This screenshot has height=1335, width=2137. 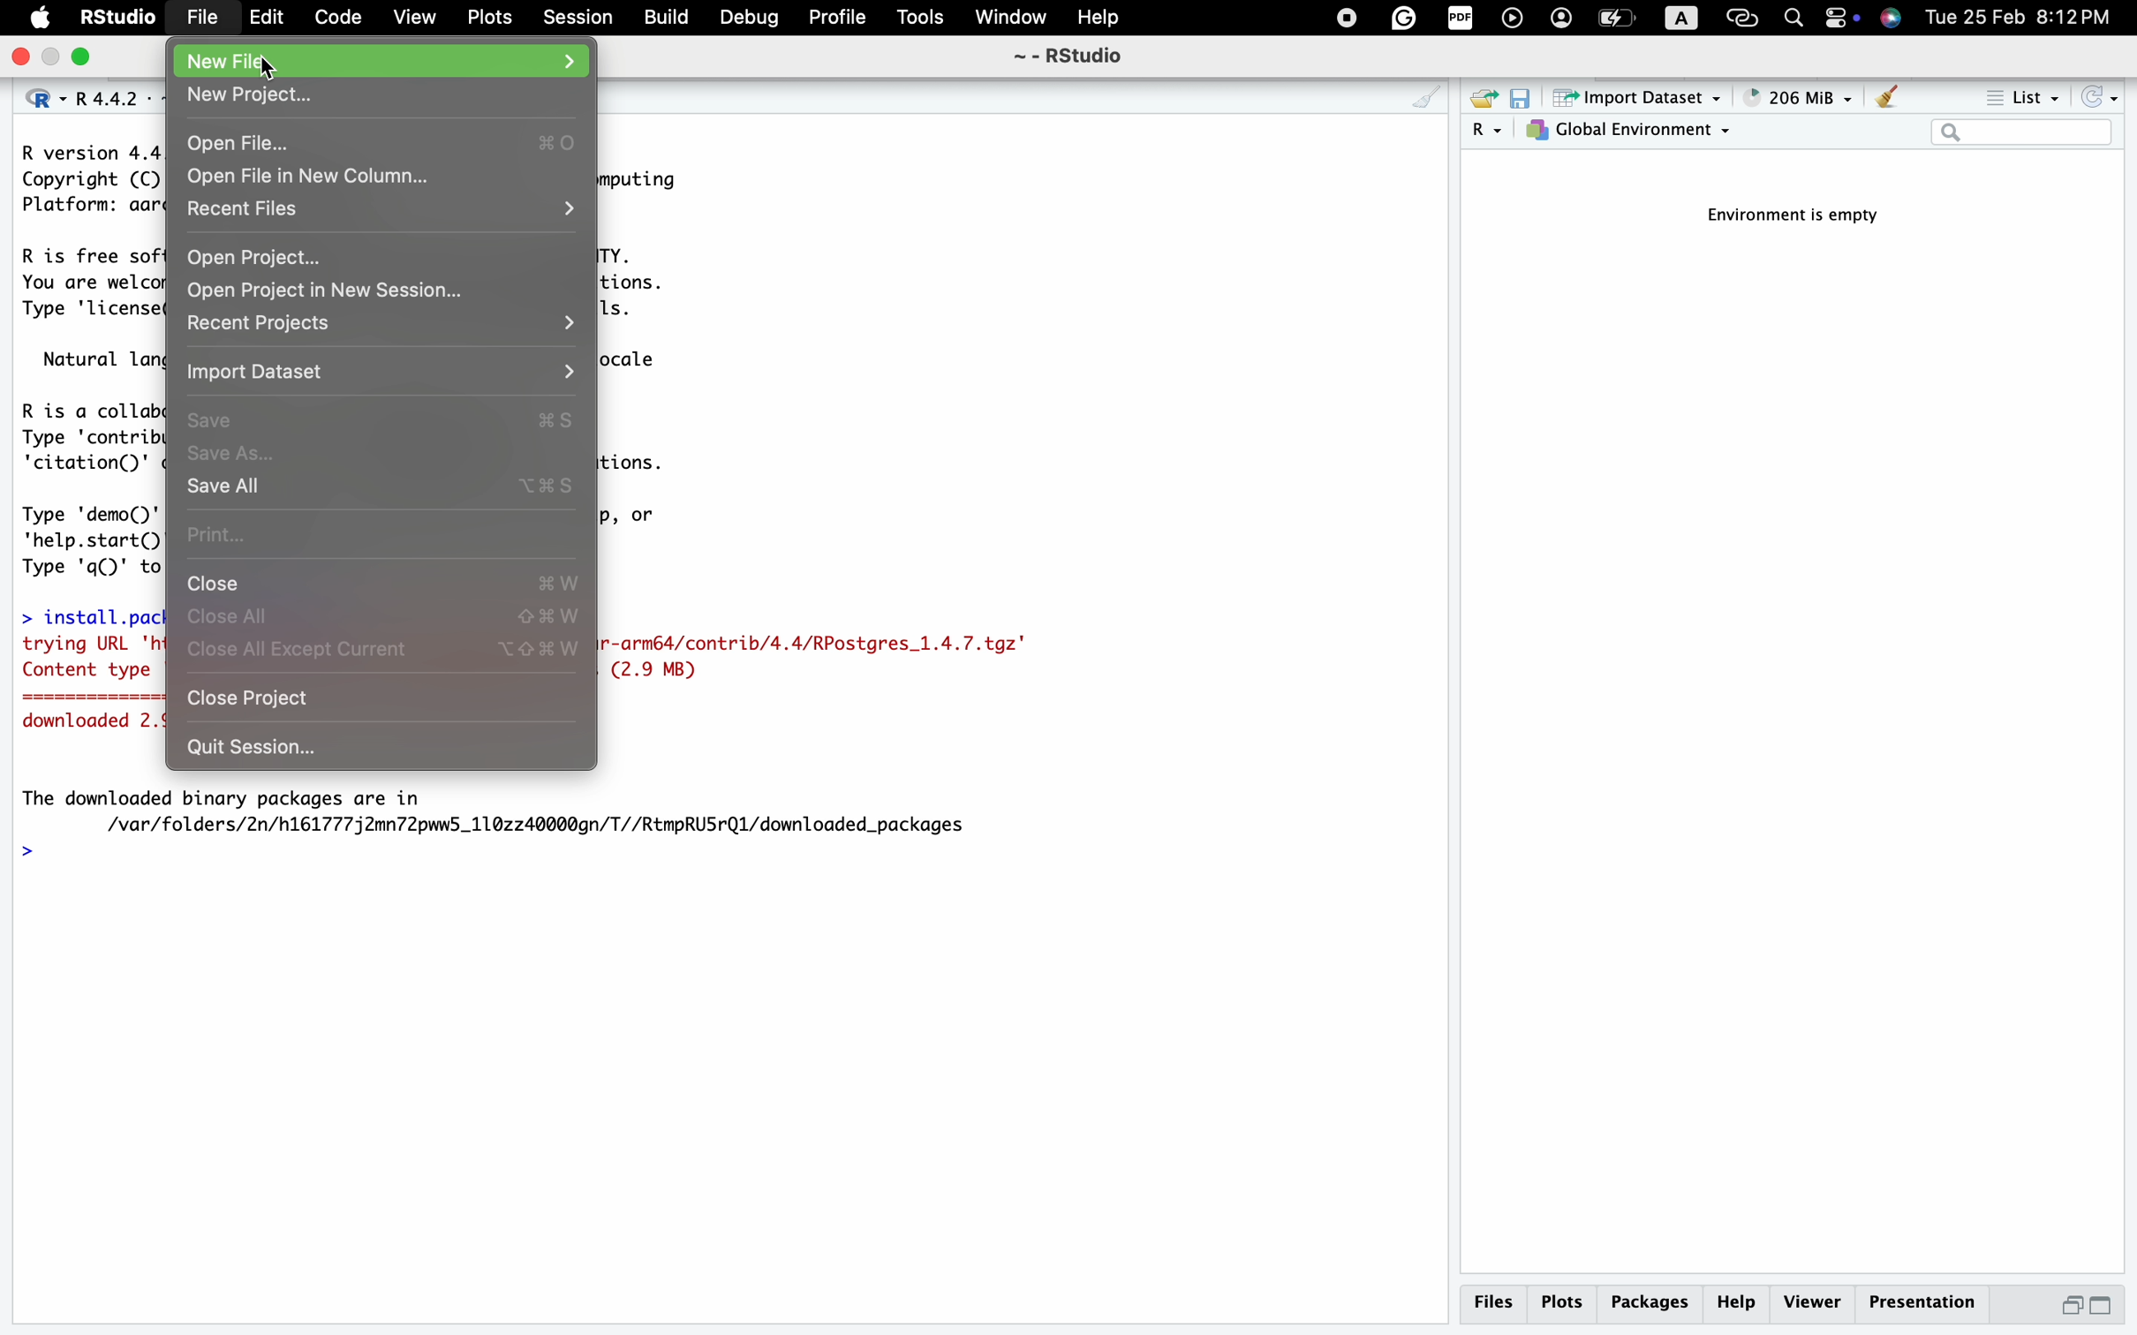 I want to click on window, so click(x=1011, y=17).